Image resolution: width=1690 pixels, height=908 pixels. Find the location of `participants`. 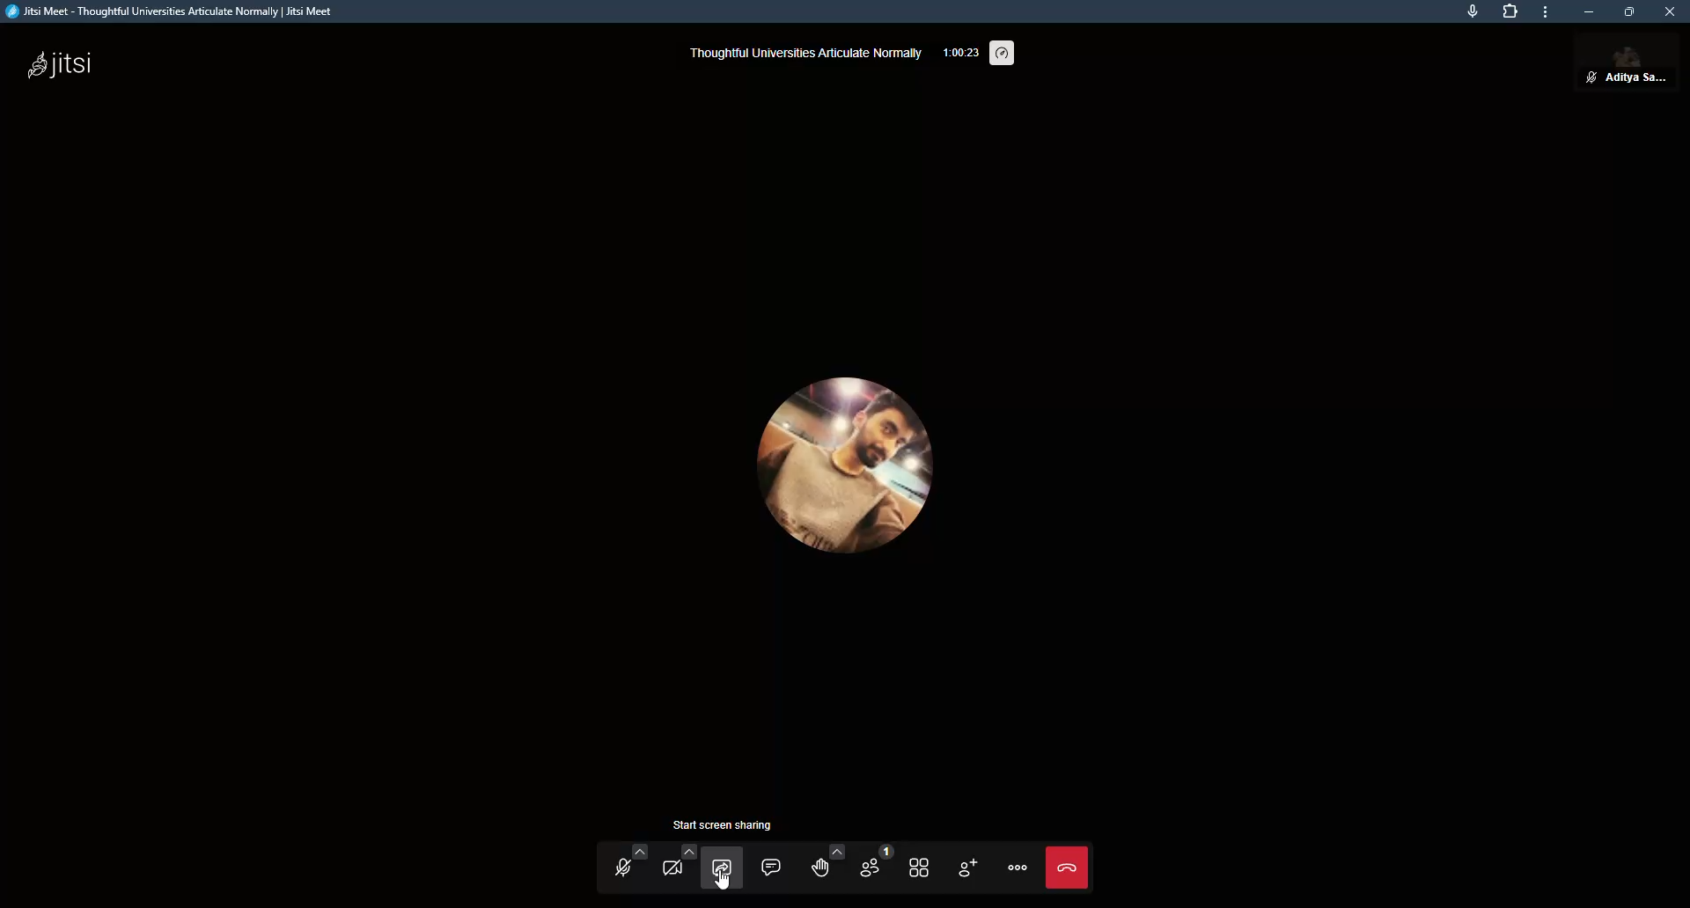

participants is located at coordinates (873, 864).